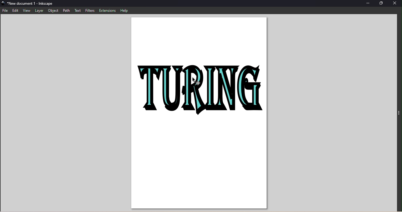 The height and width of the screenshot is (212, 402). Describe the element at coordinates (65, 11) in the screenshot. I see `Path` at that location.